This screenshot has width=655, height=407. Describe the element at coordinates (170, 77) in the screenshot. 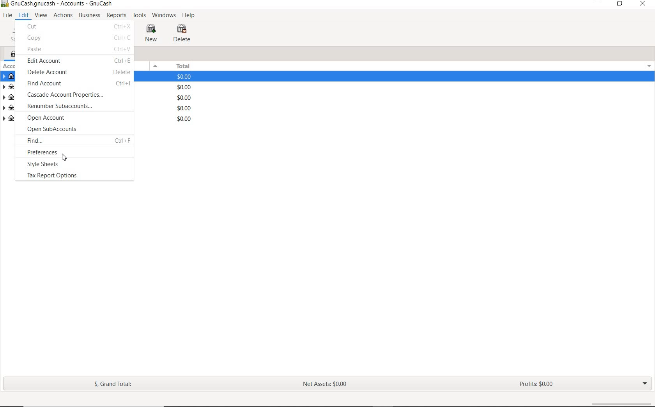

I see `ASSETS` at that location.